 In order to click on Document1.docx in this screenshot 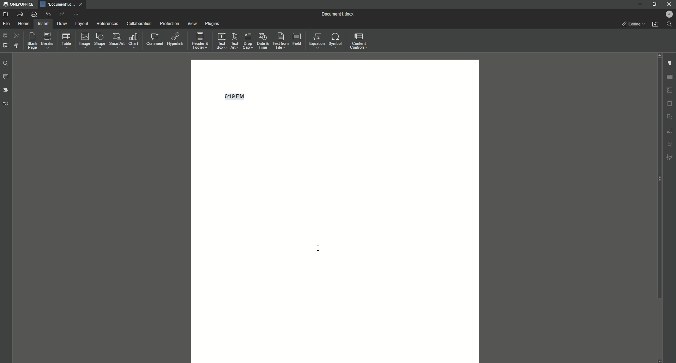, I will do `click(338, 14)`.